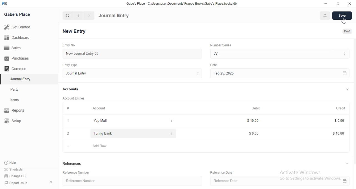 This screenshot has height=189, width=356. I want to click on Account, so click(100, 109).